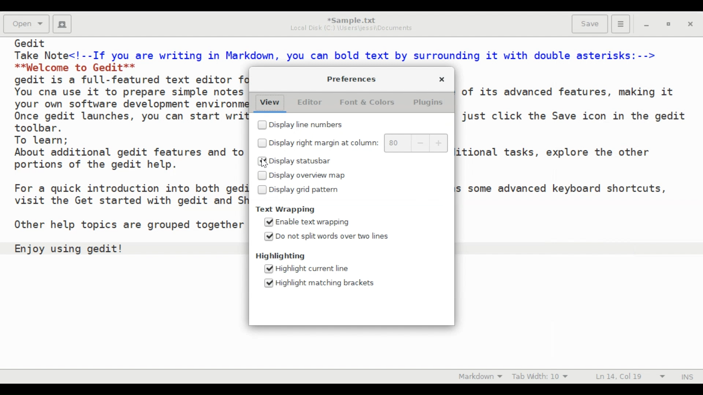 This screenshot has height=395, width=703. I want to click on (un)select Do not split words over two lines, so click(327, 236).